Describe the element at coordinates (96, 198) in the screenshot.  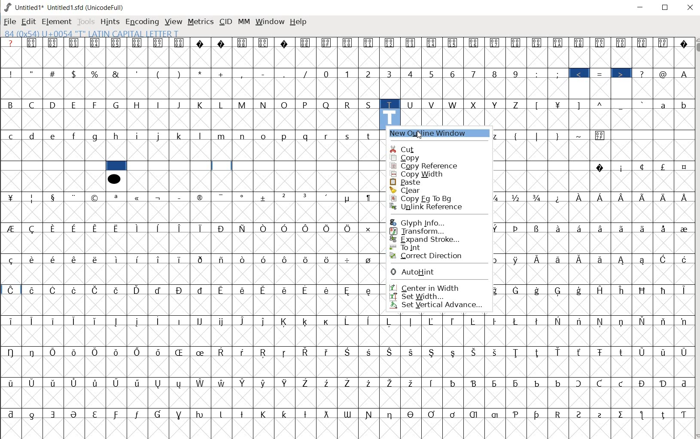
I see `Symbol` at that location.